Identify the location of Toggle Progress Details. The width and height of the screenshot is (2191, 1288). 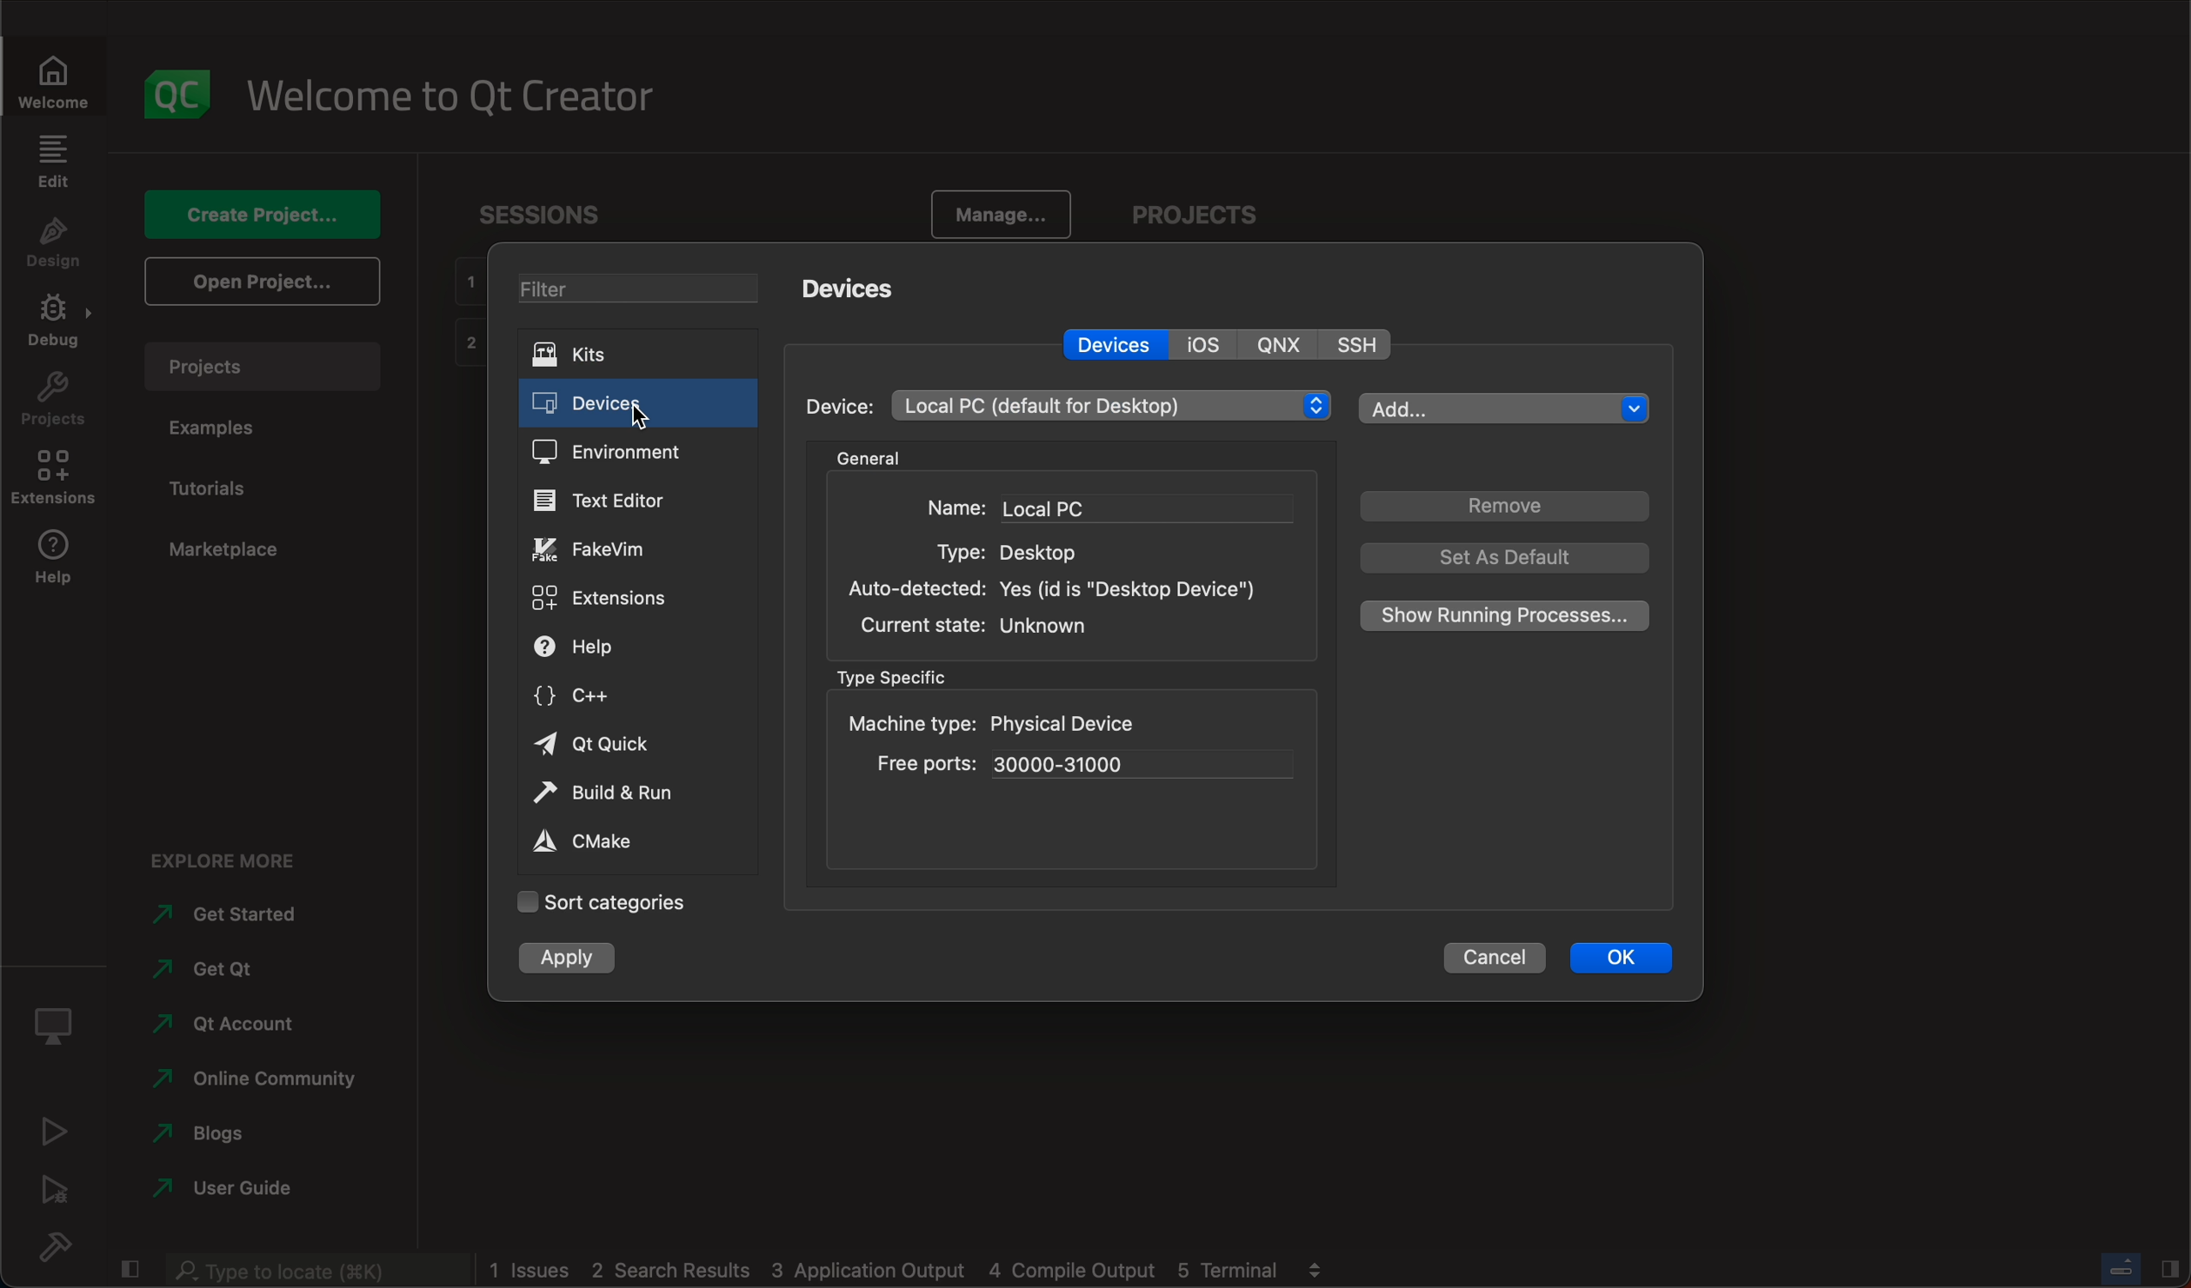
(2119, 1267).